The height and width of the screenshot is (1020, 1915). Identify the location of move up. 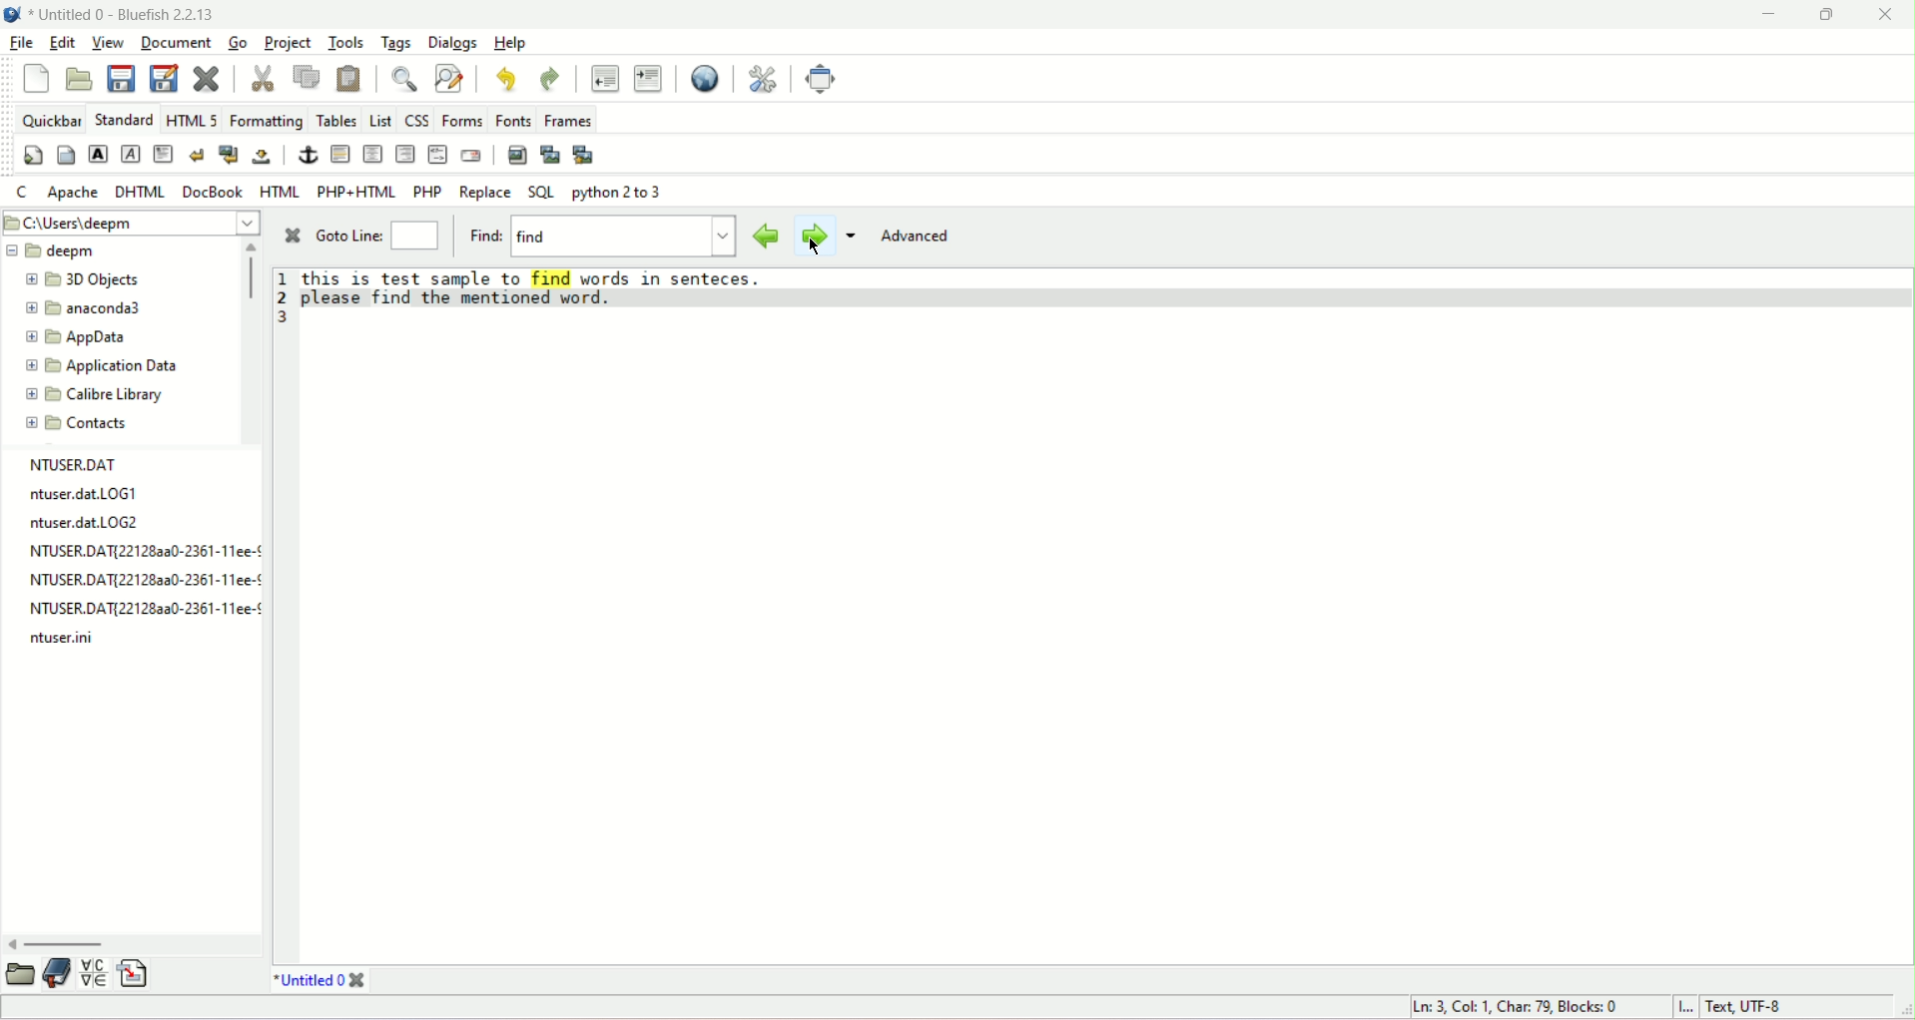
(254, 247).